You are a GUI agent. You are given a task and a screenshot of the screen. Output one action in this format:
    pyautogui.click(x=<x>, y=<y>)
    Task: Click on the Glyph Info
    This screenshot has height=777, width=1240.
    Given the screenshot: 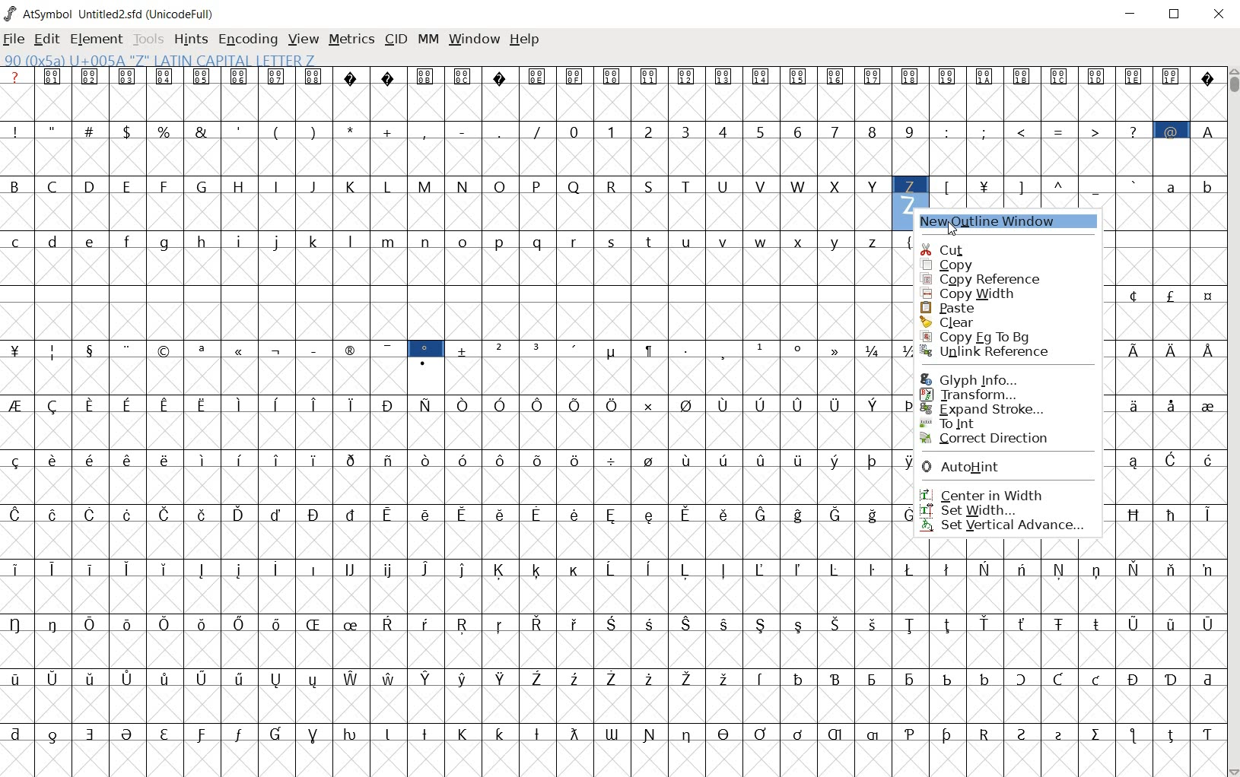 What is the action you would take?
    pyautogui.click(x=978, y=379)
    